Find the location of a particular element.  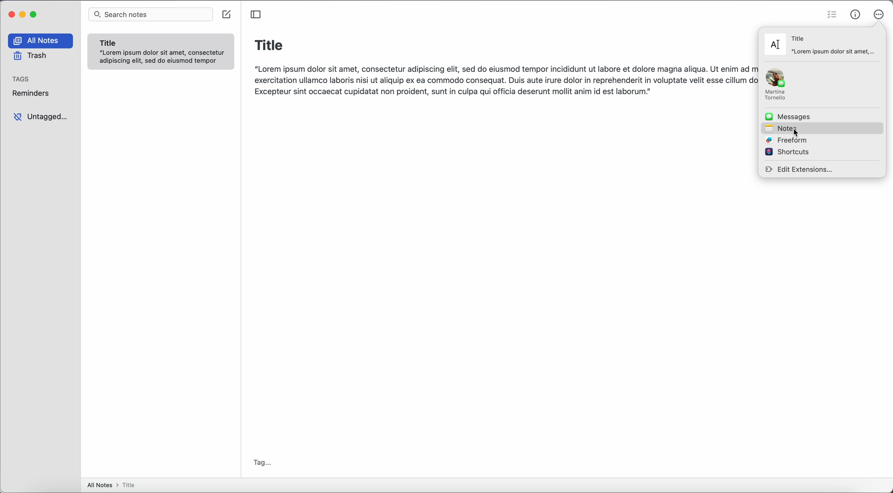

tags is located at coordinates (22, 78).